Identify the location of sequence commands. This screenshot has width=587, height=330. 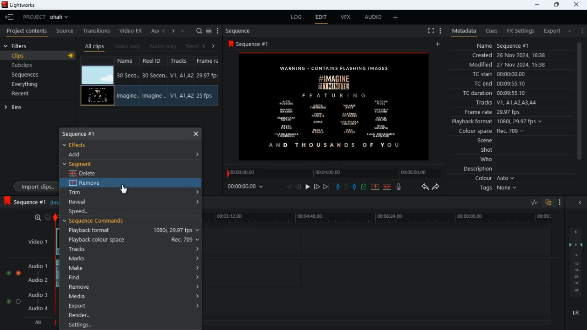
(95, 221).